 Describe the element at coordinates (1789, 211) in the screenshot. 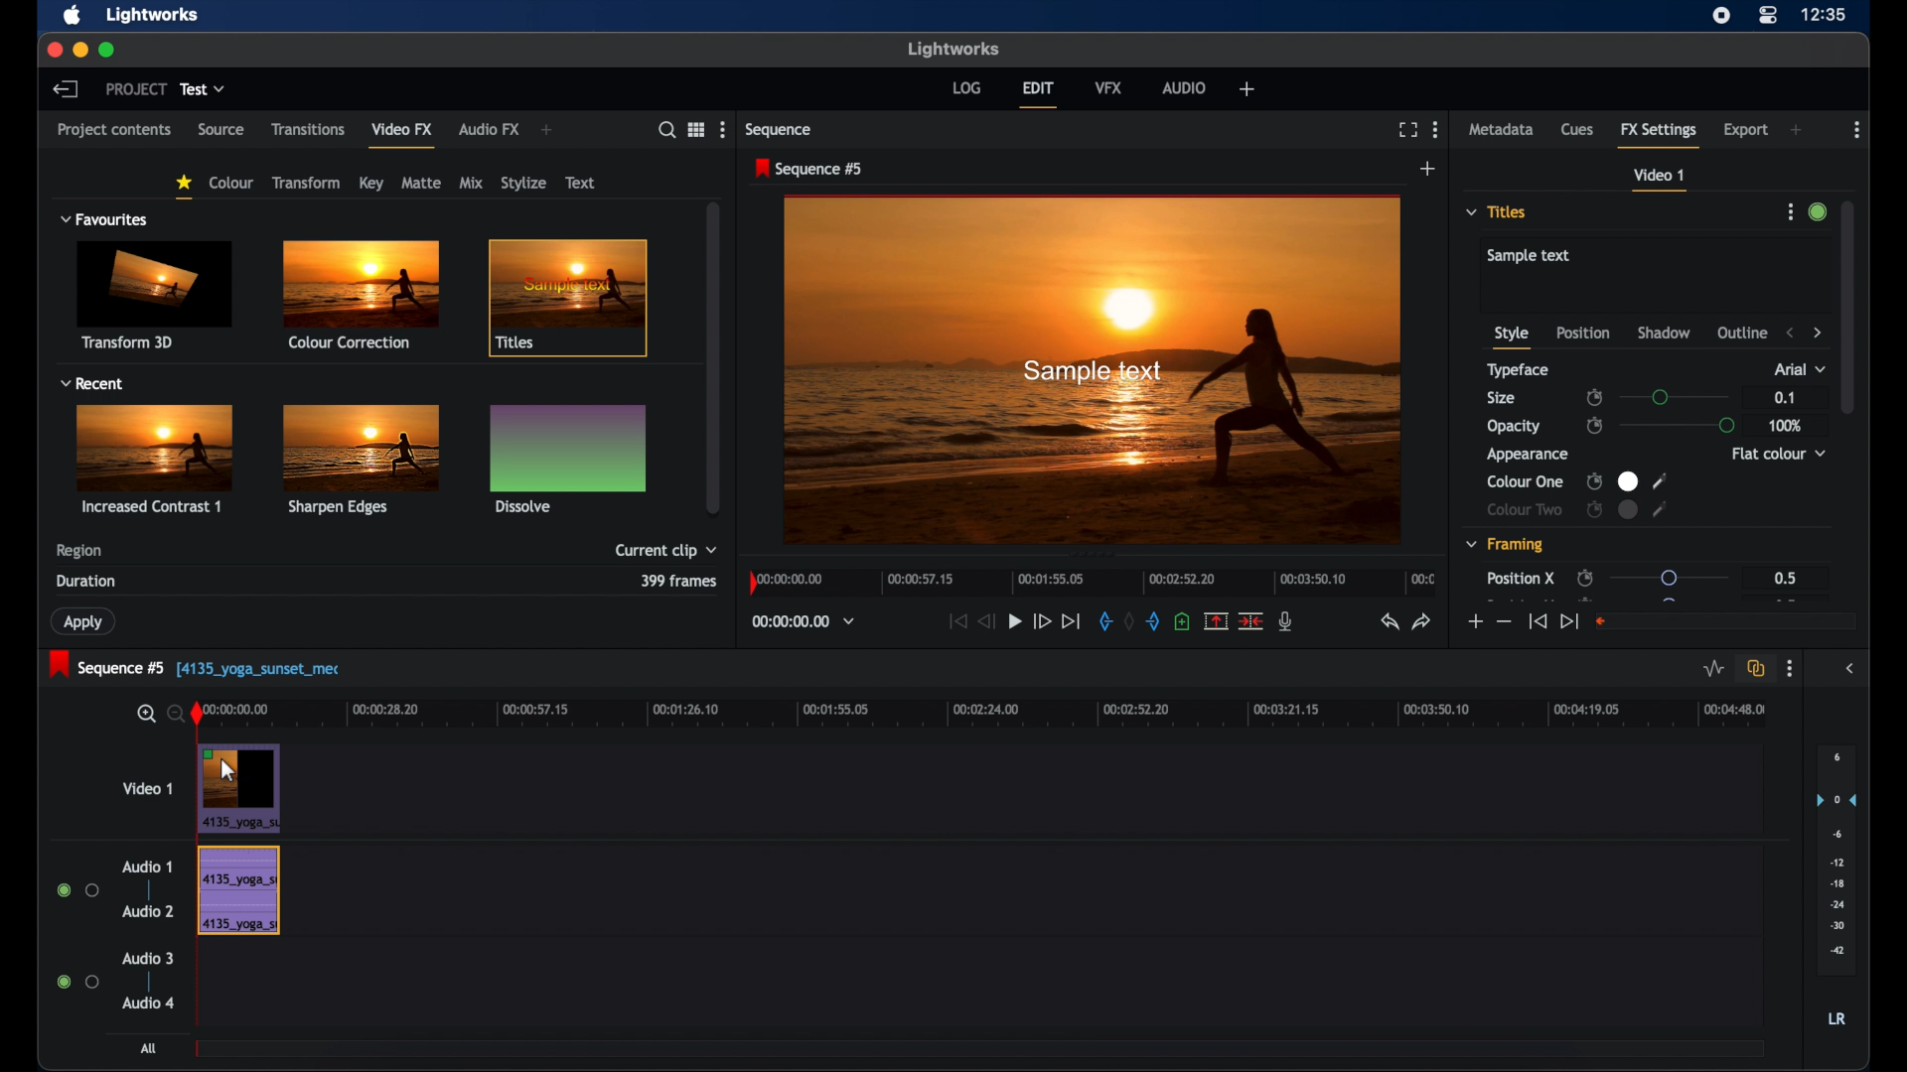

I see `more options` at that location.